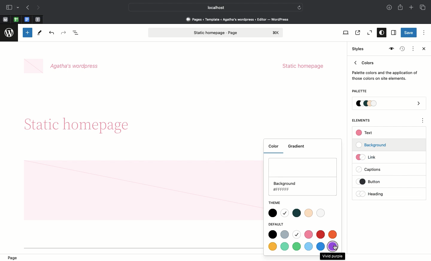  Describe the element at coordinates (28, 20) in the screenshot. I see `Pinned tab` at that location.